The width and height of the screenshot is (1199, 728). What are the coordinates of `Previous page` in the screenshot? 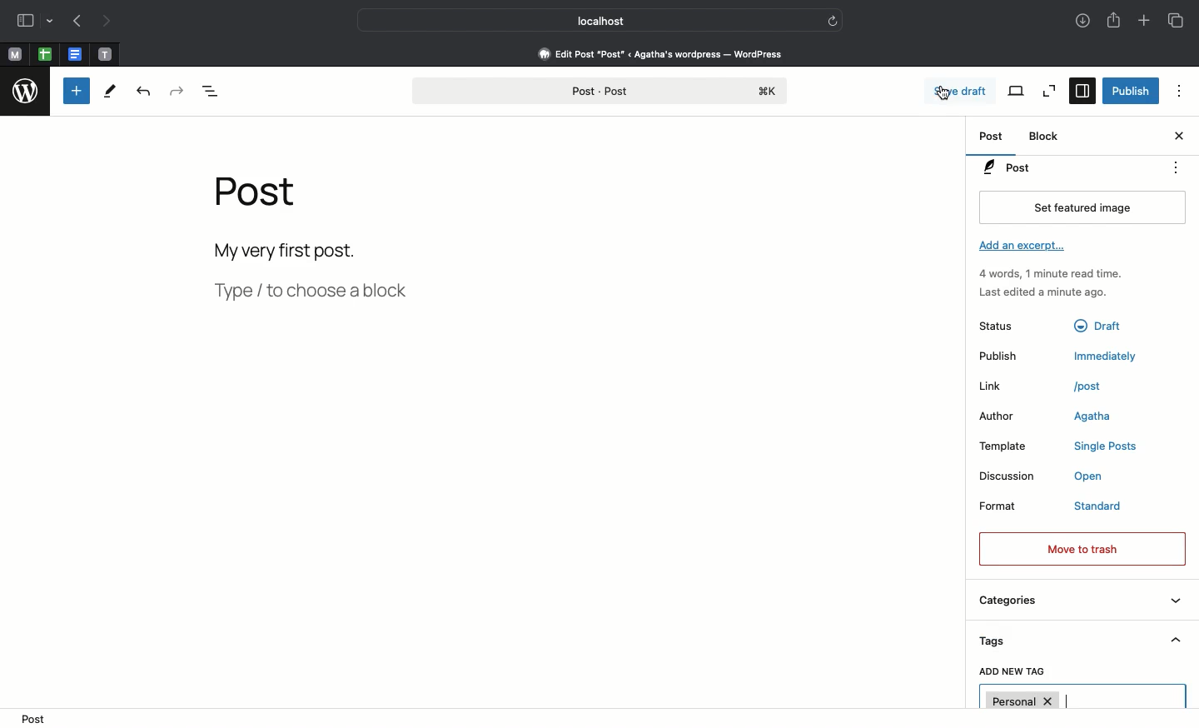 It's located at (75, 20).